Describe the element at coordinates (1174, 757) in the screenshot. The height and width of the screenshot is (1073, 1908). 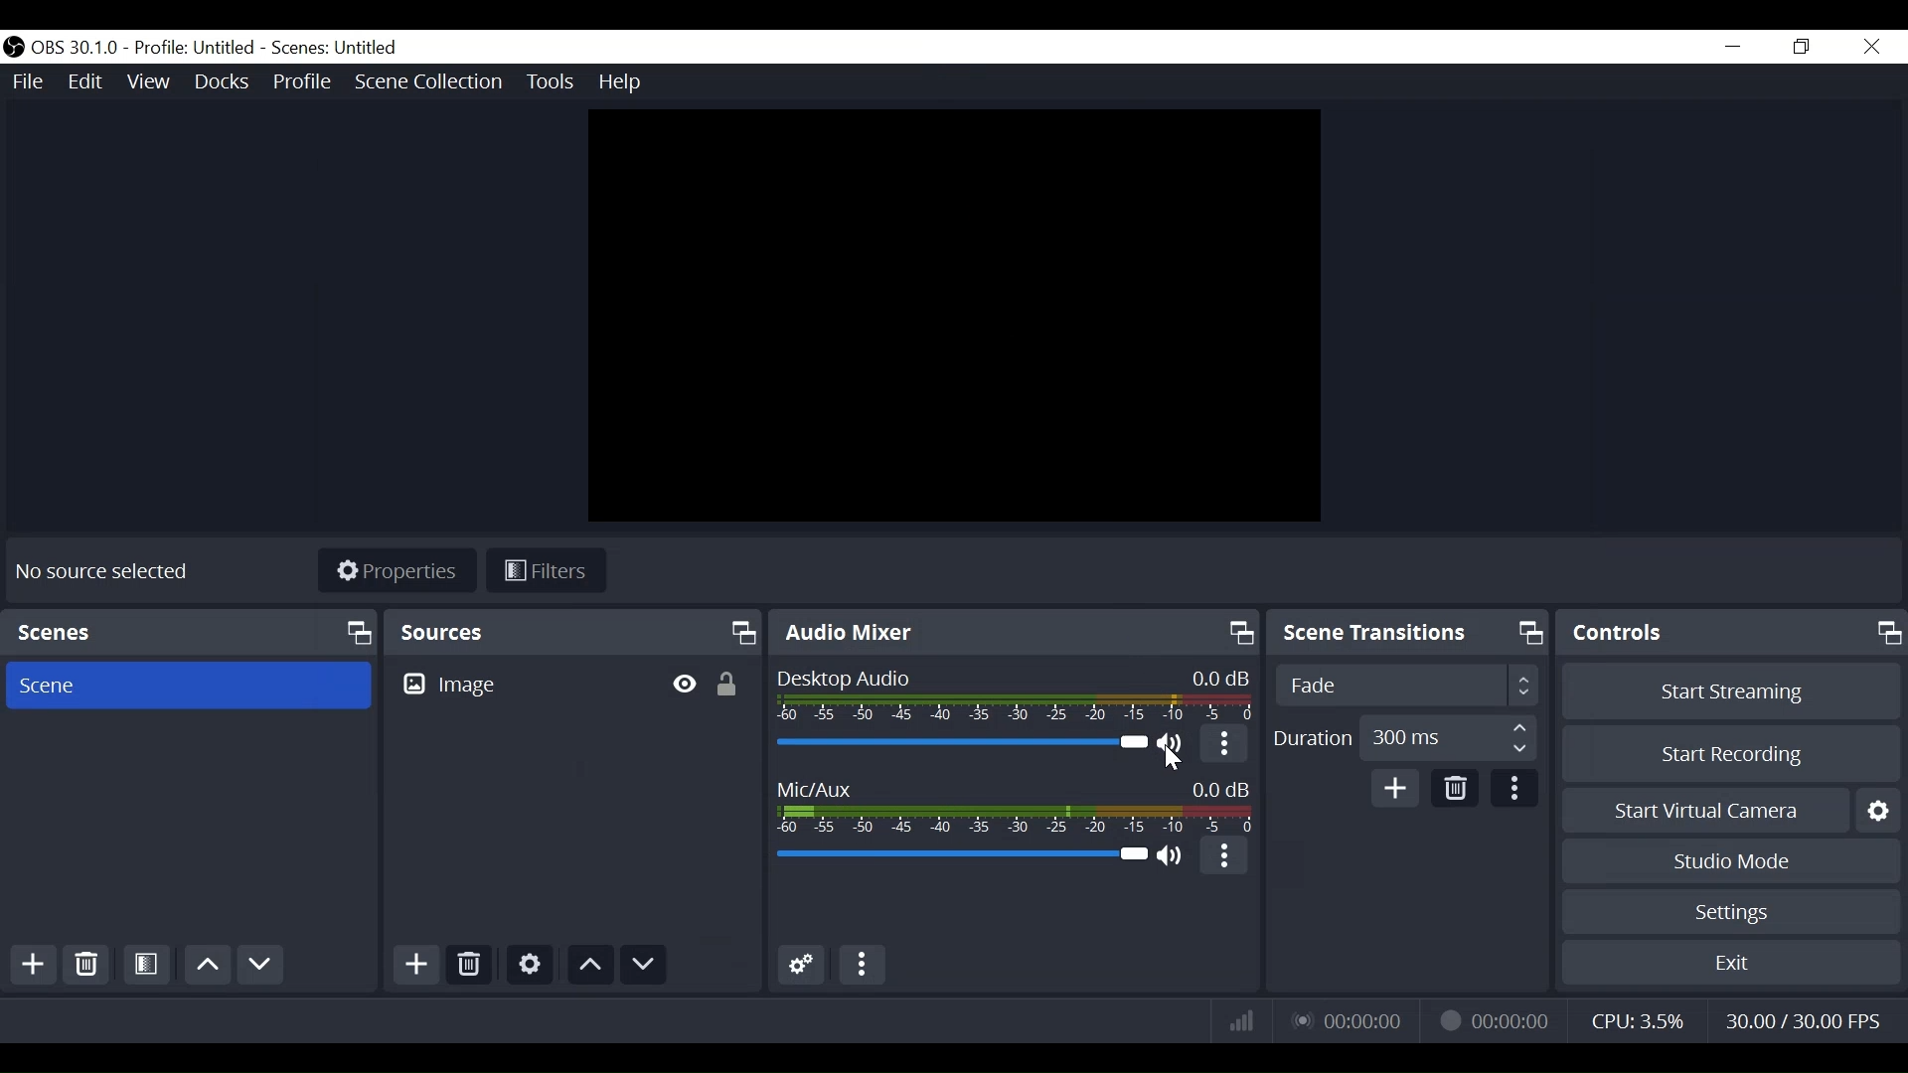
I see `Cursor` at that location.